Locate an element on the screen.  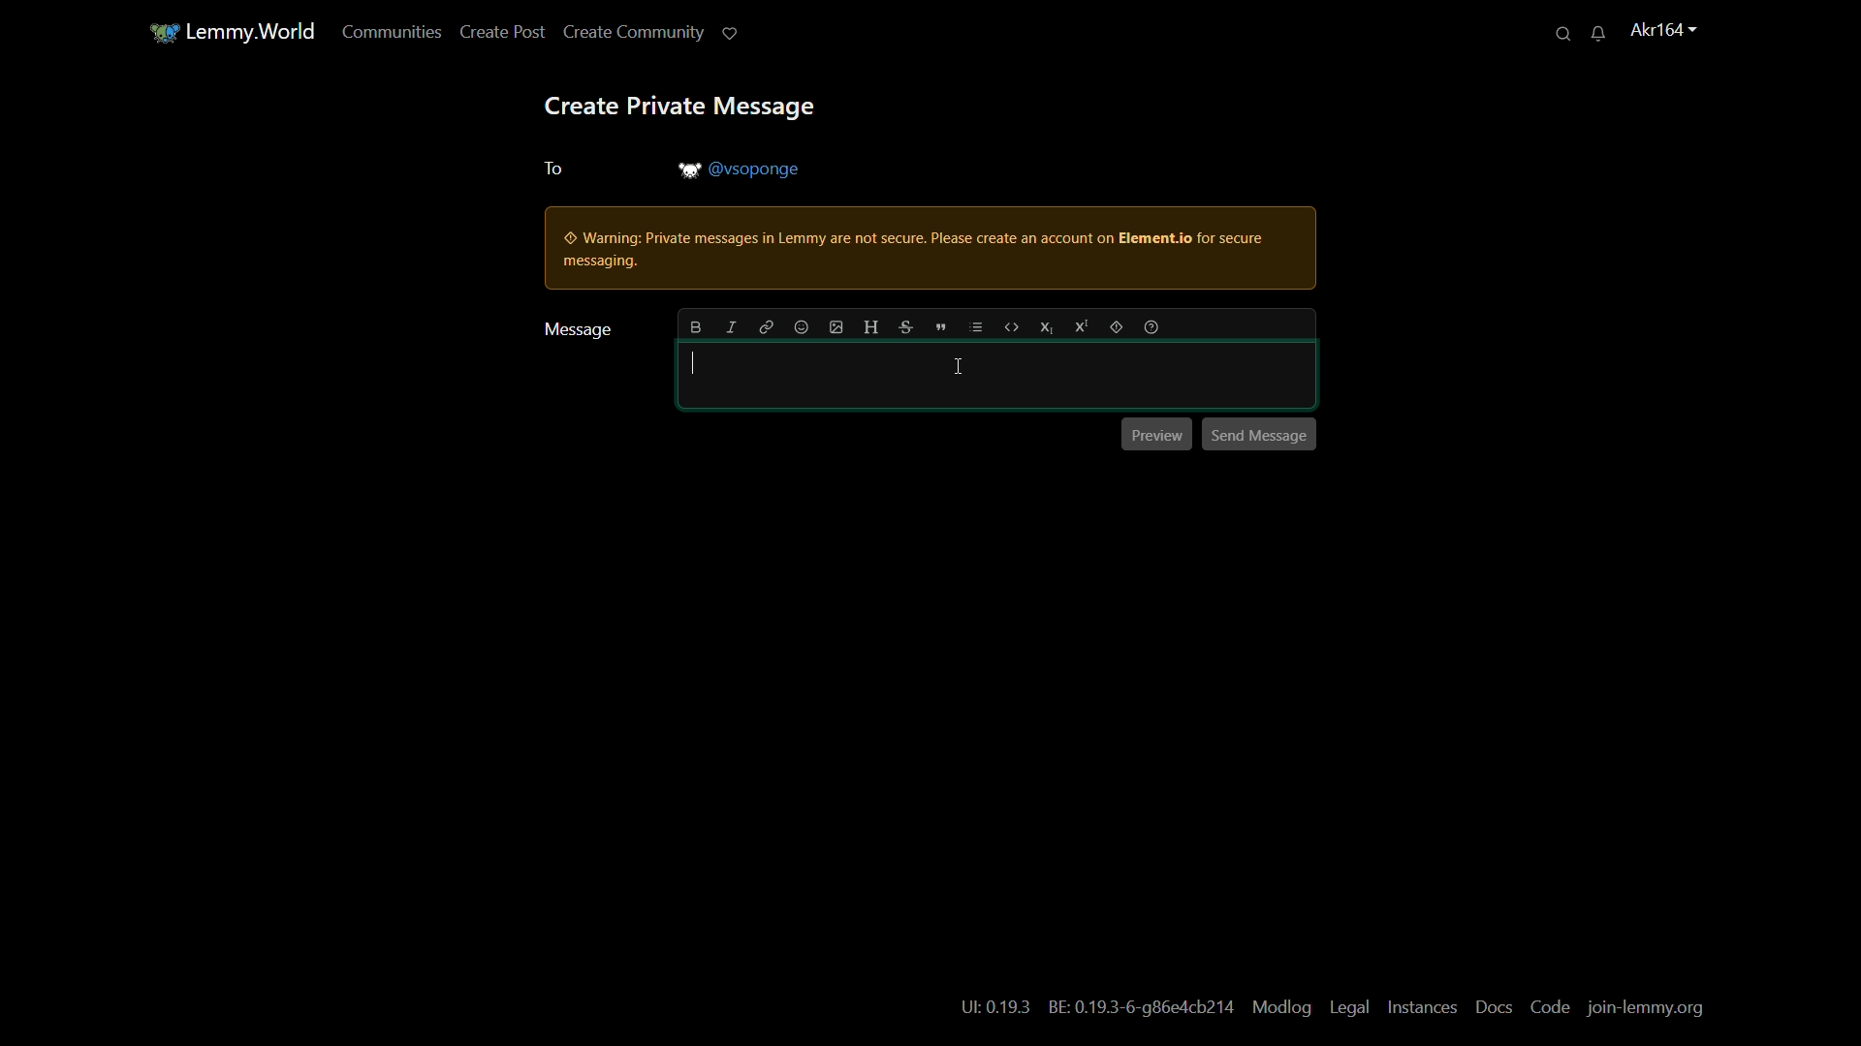
create community is located at coordinates (624, 34).